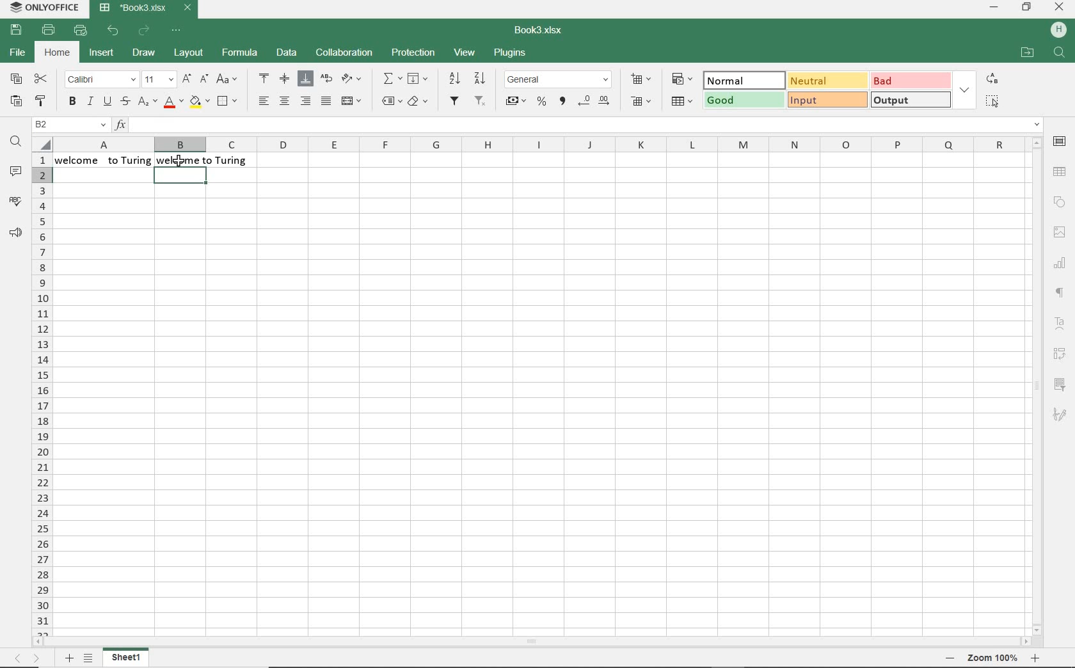  I want to click on trimmed text, so click(227, 169).